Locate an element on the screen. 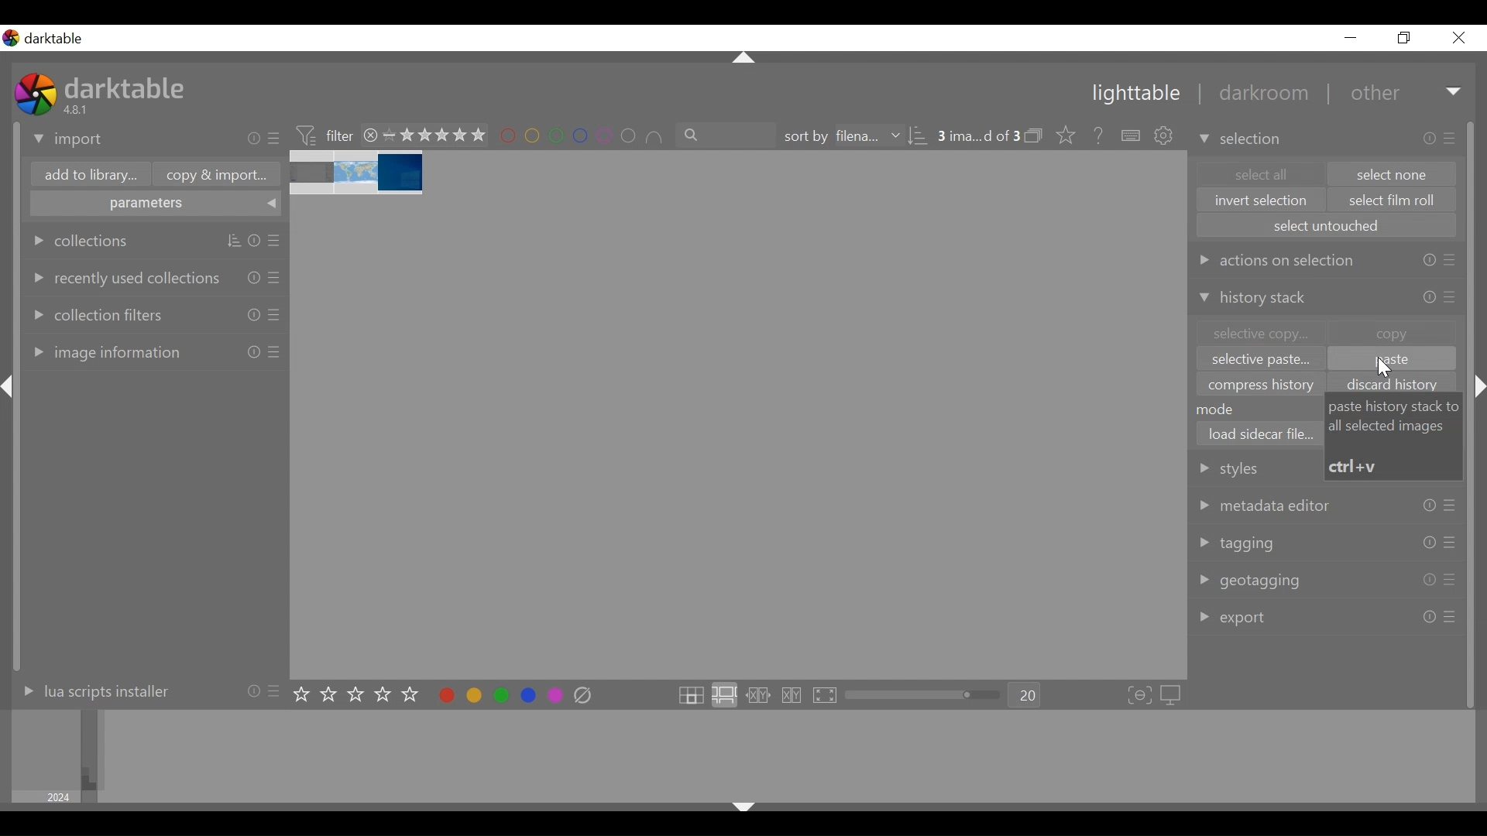 Image resolution: width=1487 pixels, height=836 pixels. presets is located at coordinates (274, 352).